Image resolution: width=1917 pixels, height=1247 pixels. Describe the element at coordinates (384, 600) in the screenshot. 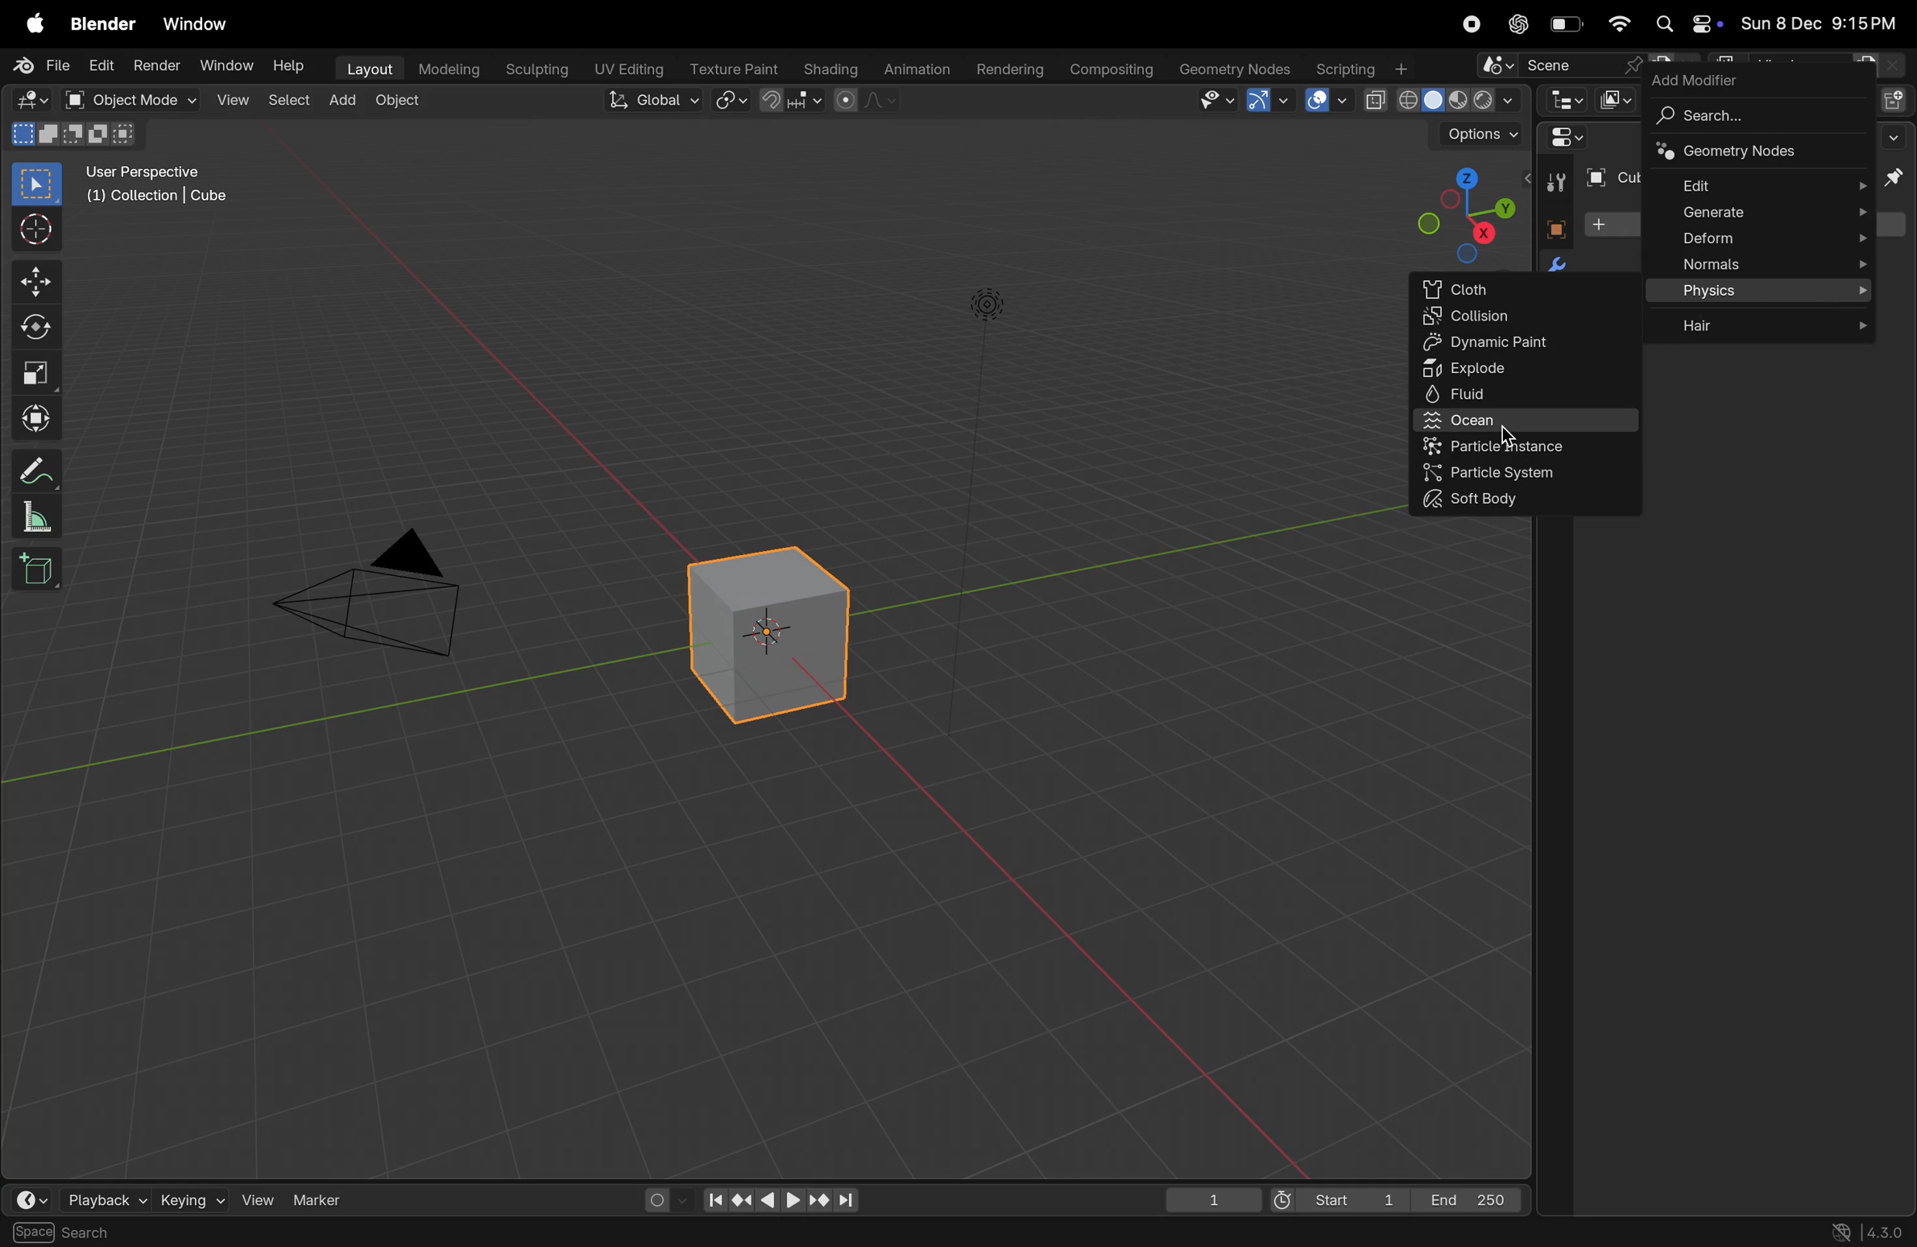

I see `perspective camera` at that location.